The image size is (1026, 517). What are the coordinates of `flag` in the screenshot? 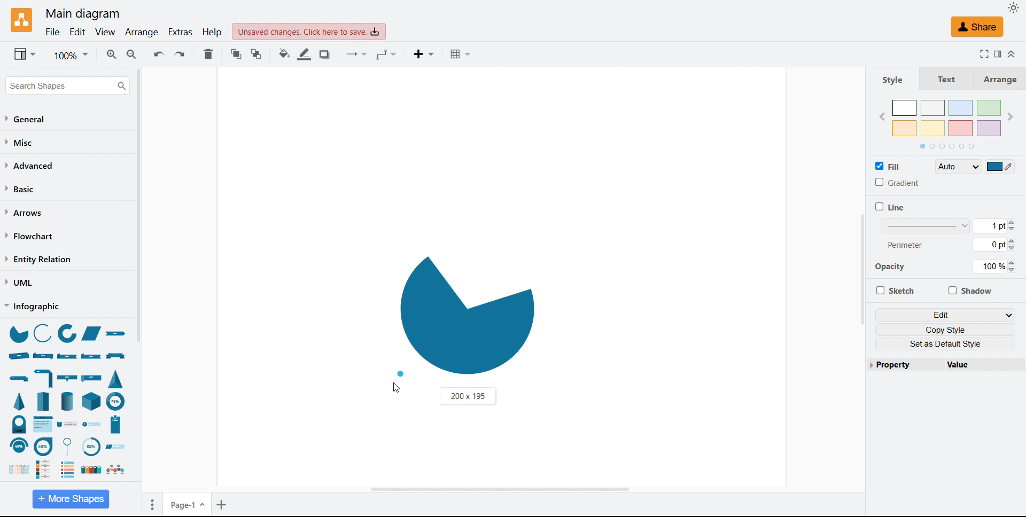 It's located at (93, 377).